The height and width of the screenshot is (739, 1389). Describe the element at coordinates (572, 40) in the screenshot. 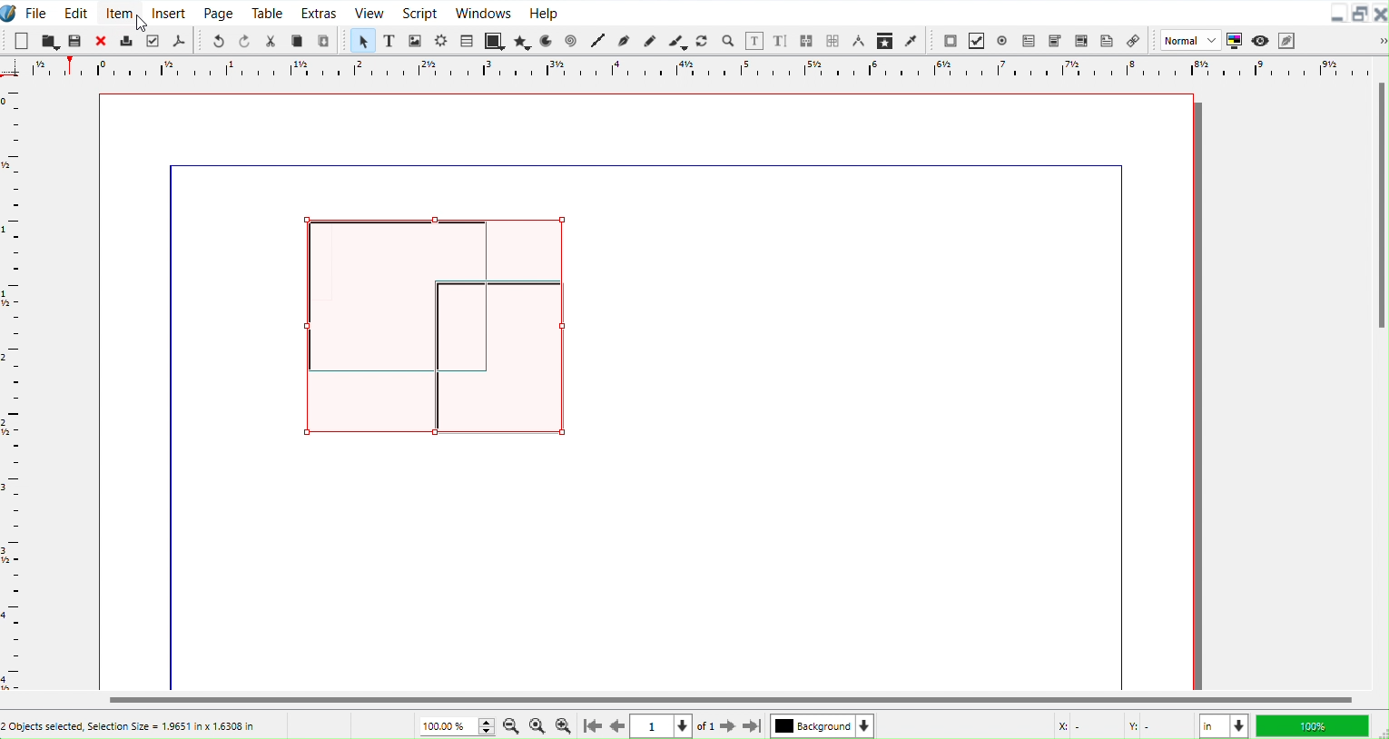

I see `Spiral` at that location.